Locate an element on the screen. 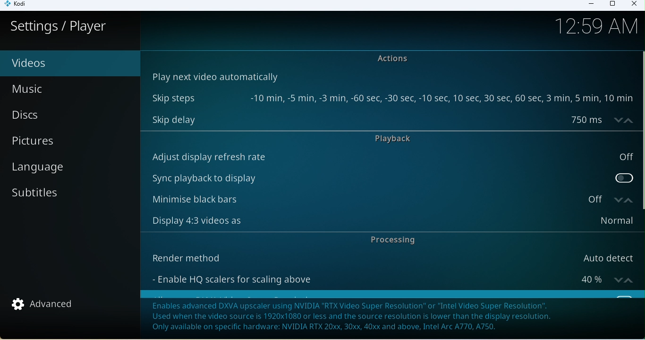  increase/decrease is located at coordinates (621, 120).